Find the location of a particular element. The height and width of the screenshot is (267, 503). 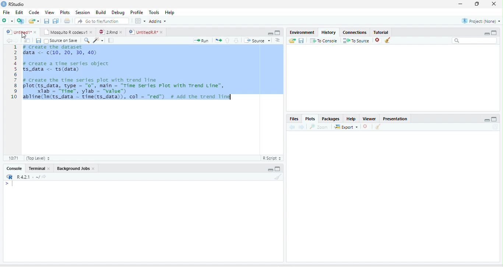

UntitledR.R* is located at coordinates (143, 32).